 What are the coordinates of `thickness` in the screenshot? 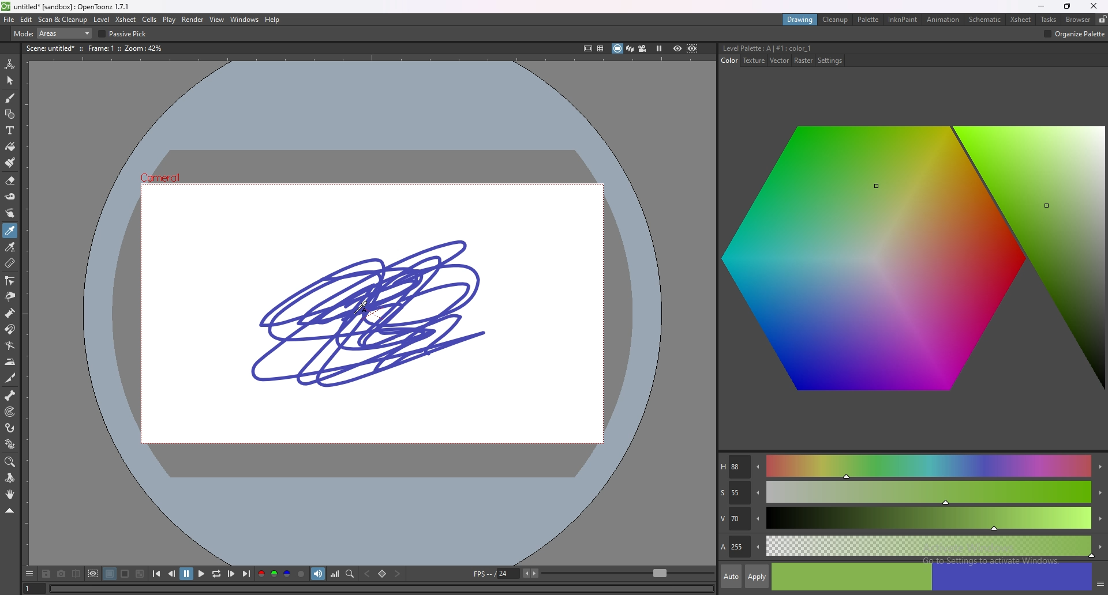 It's located at (829, 33).